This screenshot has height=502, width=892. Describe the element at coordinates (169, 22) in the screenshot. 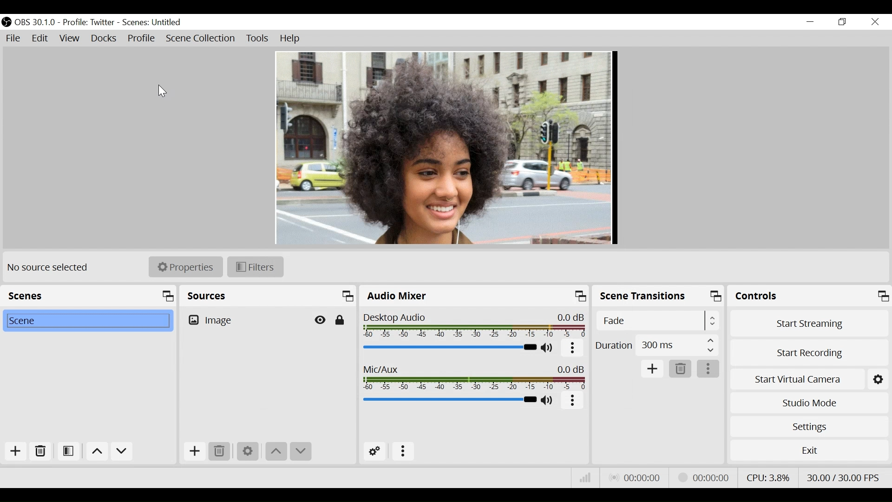

I see `Scenes Name` at that location.